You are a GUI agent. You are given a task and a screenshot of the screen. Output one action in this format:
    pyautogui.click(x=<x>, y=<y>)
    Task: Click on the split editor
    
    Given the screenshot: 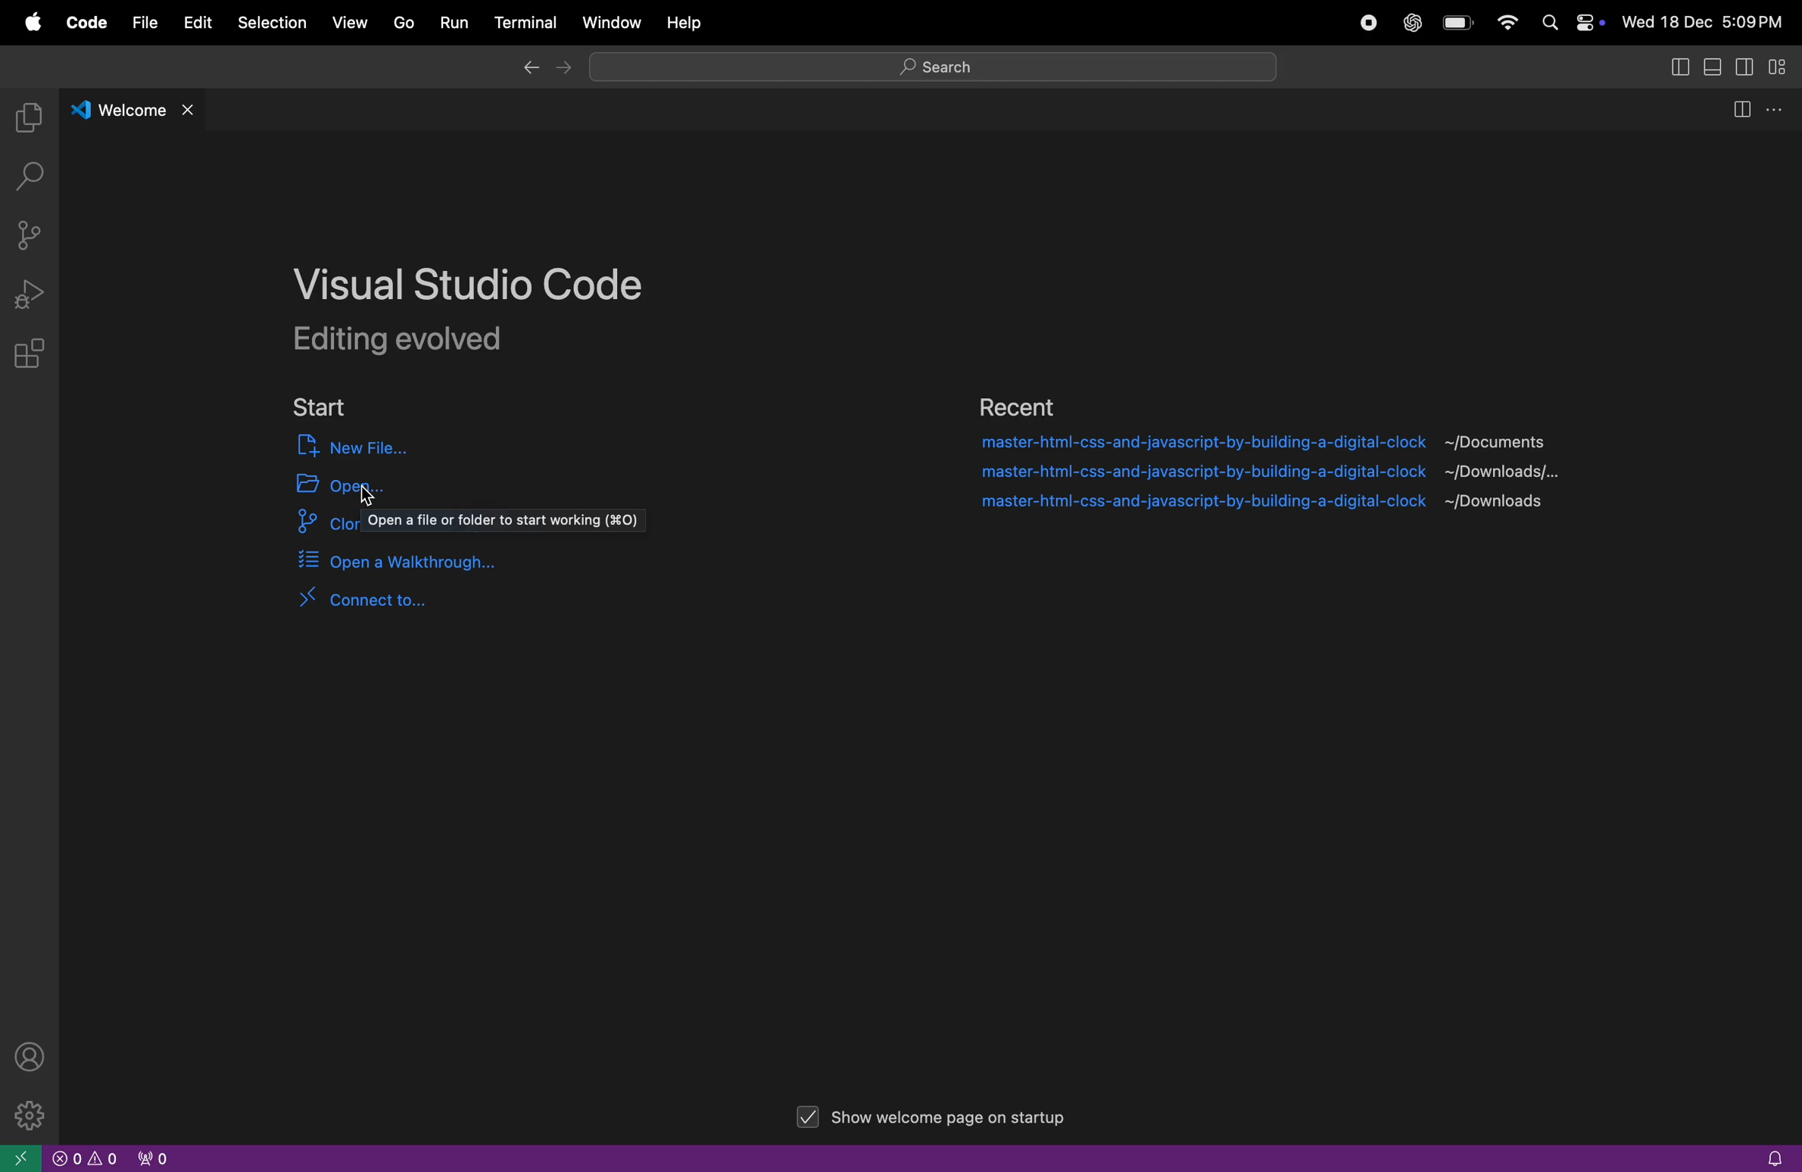 What is the action you would take?
    pyautogui.click(x=1676, y=66)
    